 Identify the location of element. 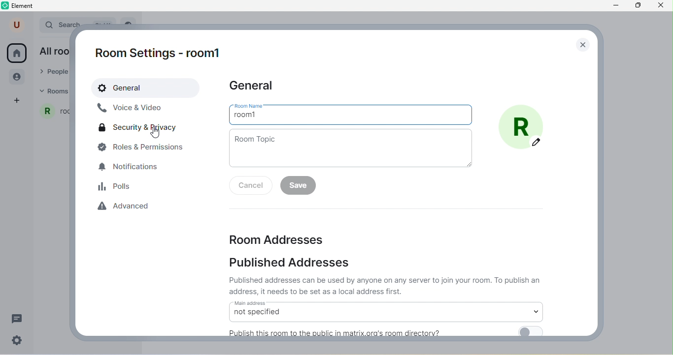
(19, 6).